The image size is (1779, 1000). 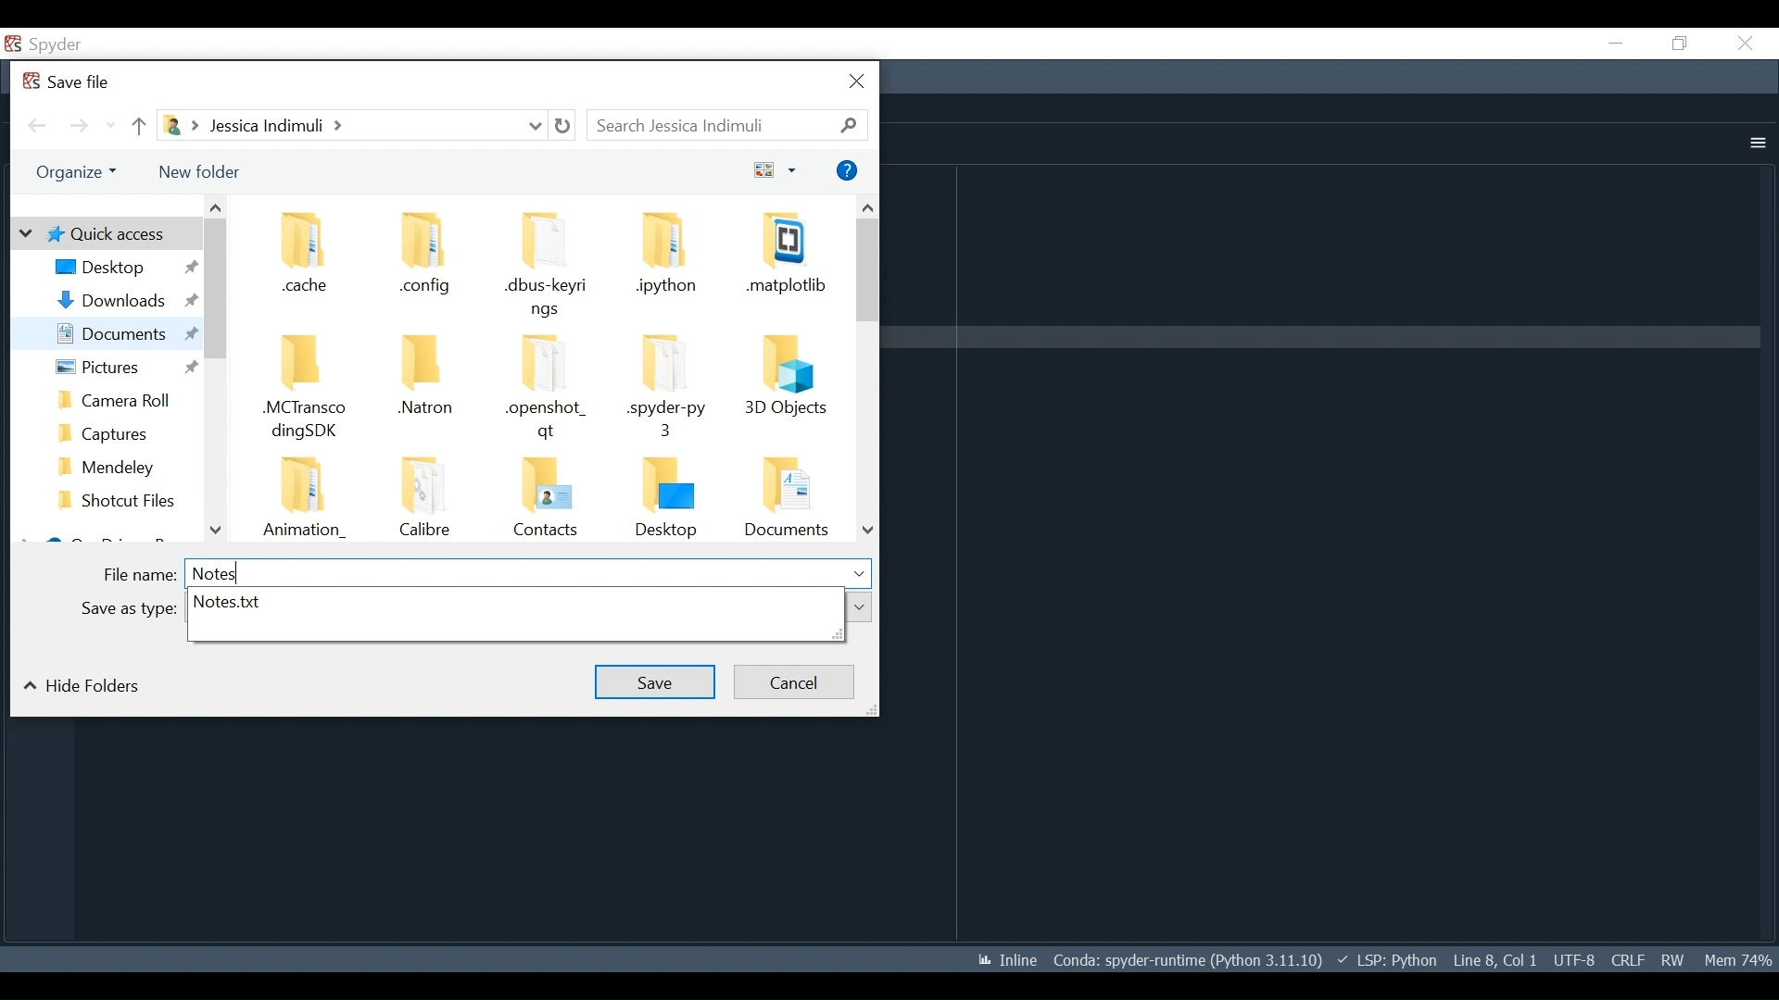 What do you see at coordinates (866, 206) in the screenshot?
I see `Scroll up` at bounding box center [866, 206].